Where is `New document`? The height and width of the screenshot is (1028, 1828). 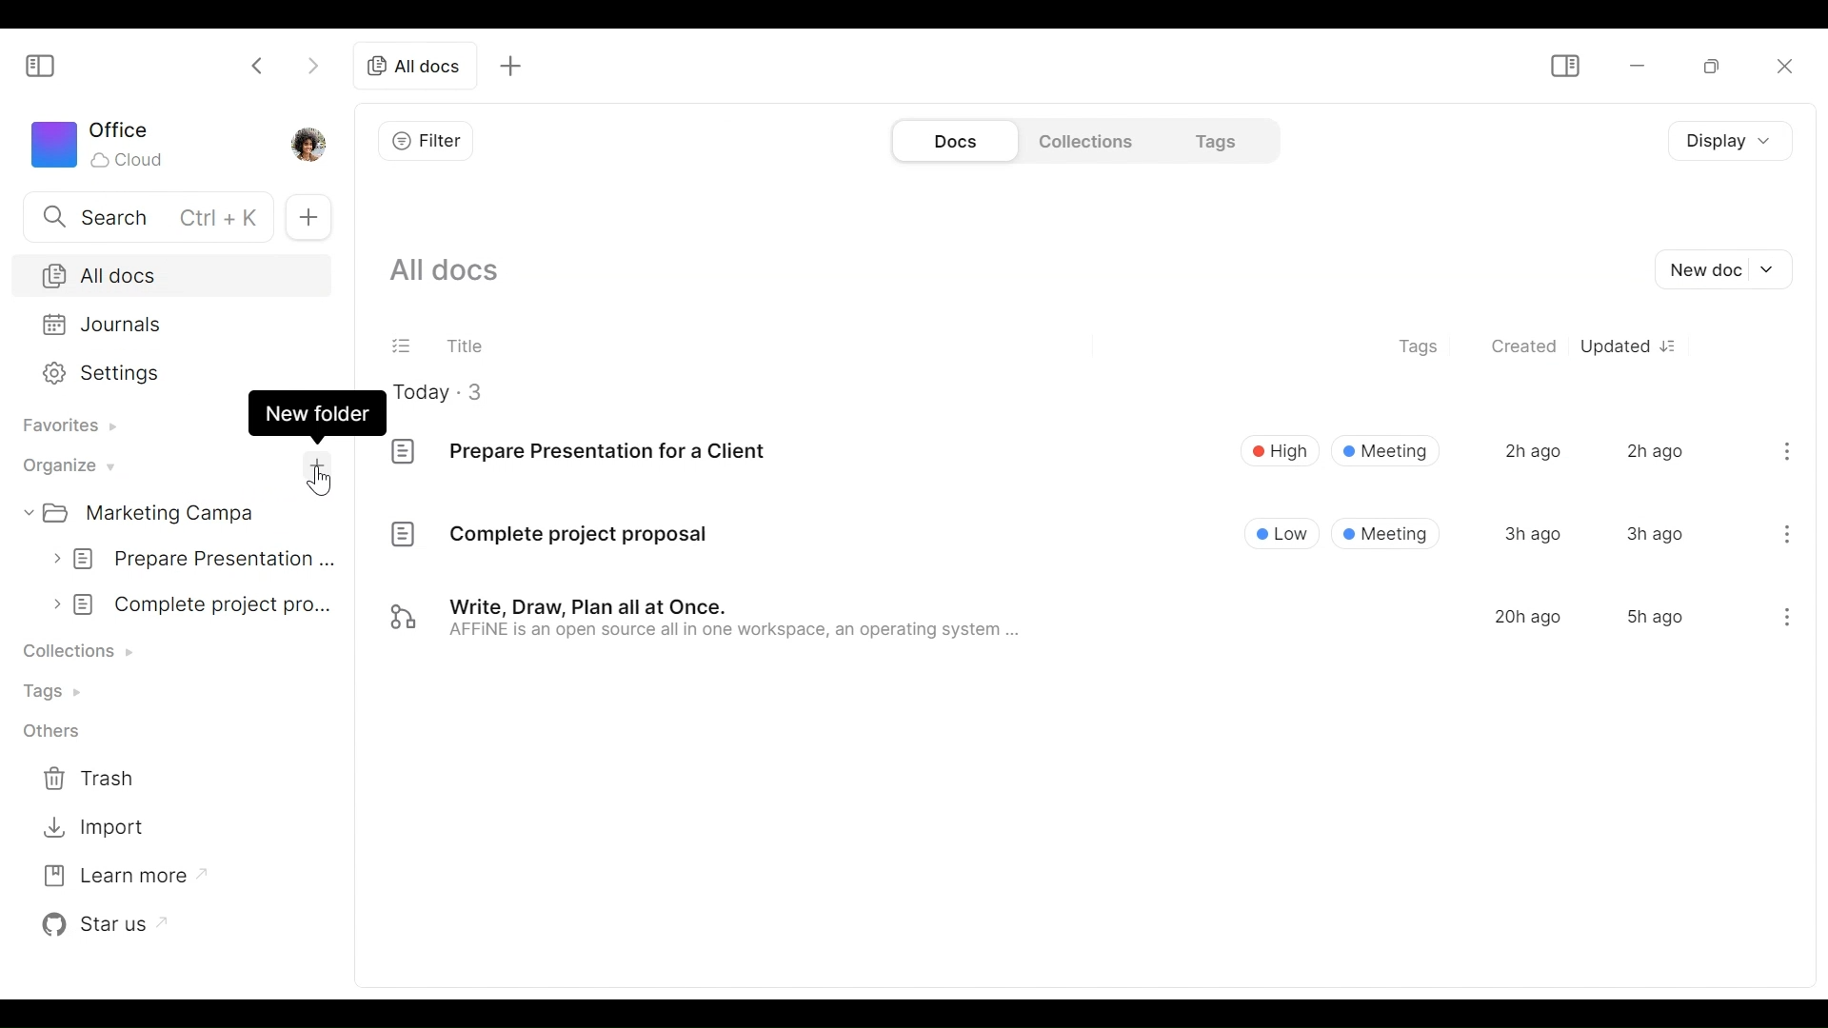
New document is located at coordinates (1728, 270).